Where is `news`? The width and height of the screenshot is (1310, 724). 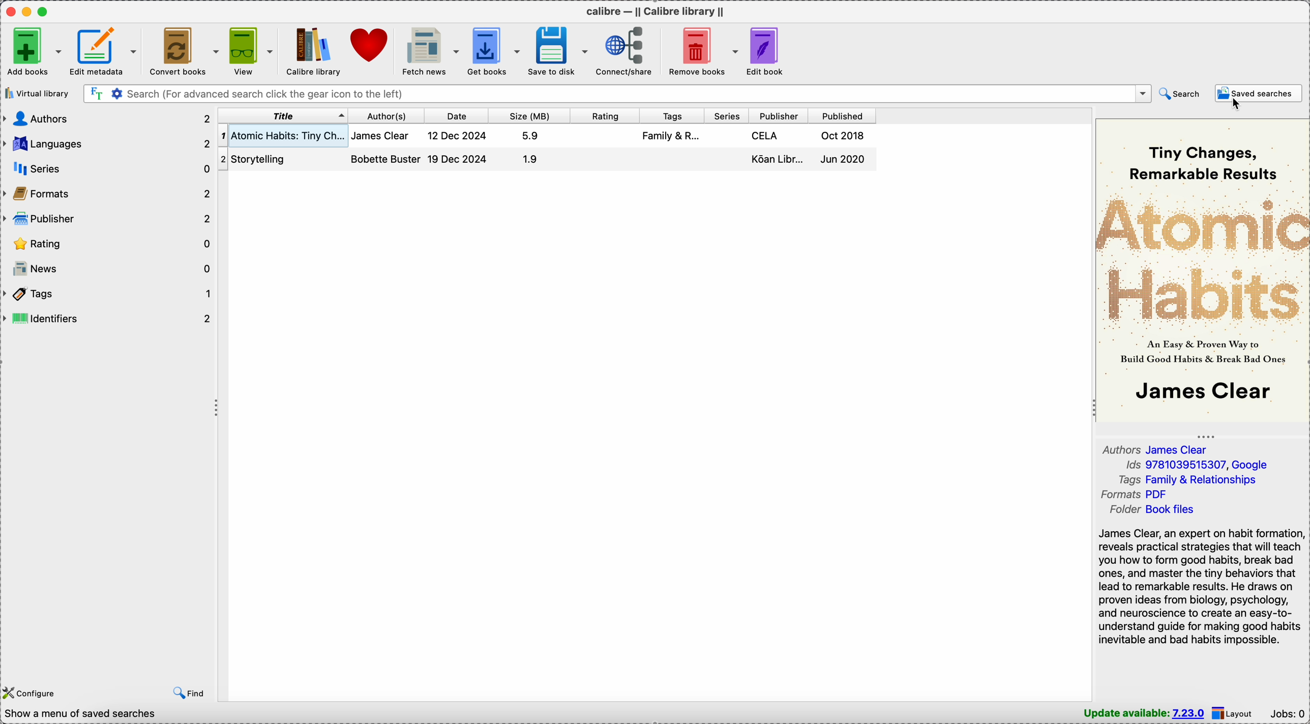 news is located at coordinates (110, 268).